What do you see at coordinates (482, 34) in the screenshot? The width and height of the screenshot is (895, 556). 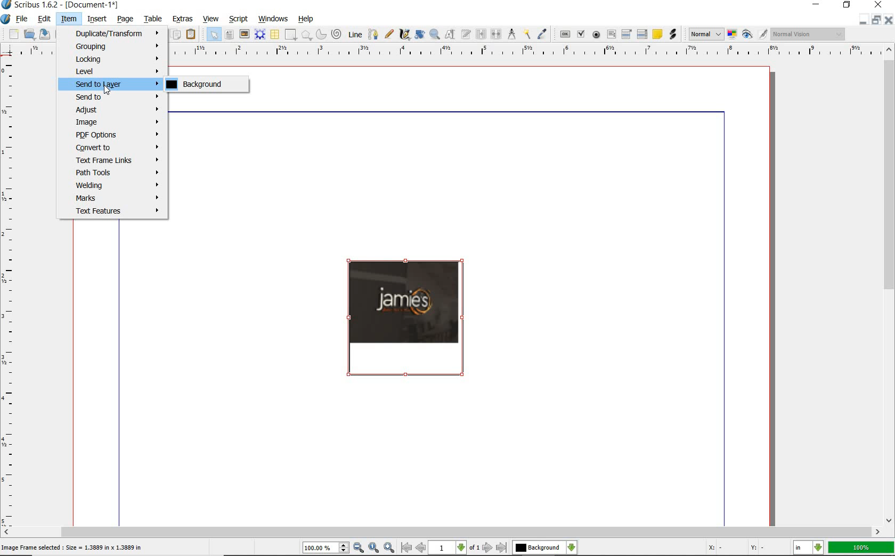 I see `link text frames` at bounding box center [482, 34].